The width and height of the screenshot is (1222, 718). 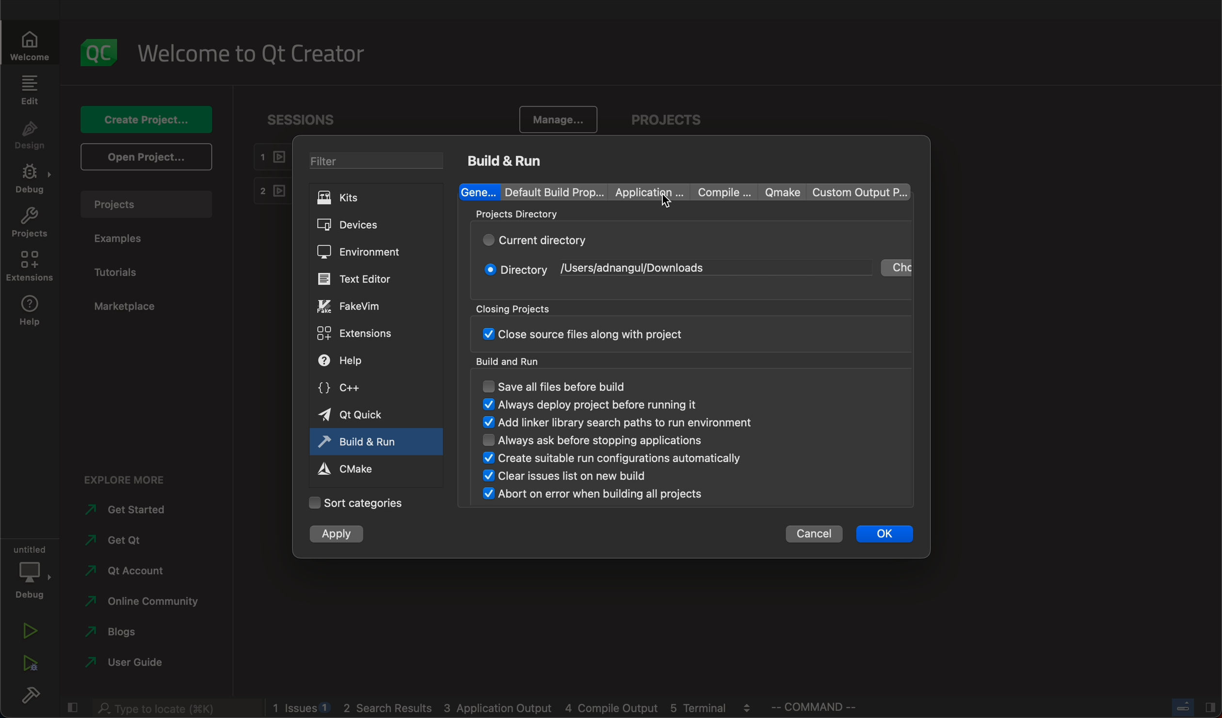 I want to click on kits, so click(x=376, y=197).